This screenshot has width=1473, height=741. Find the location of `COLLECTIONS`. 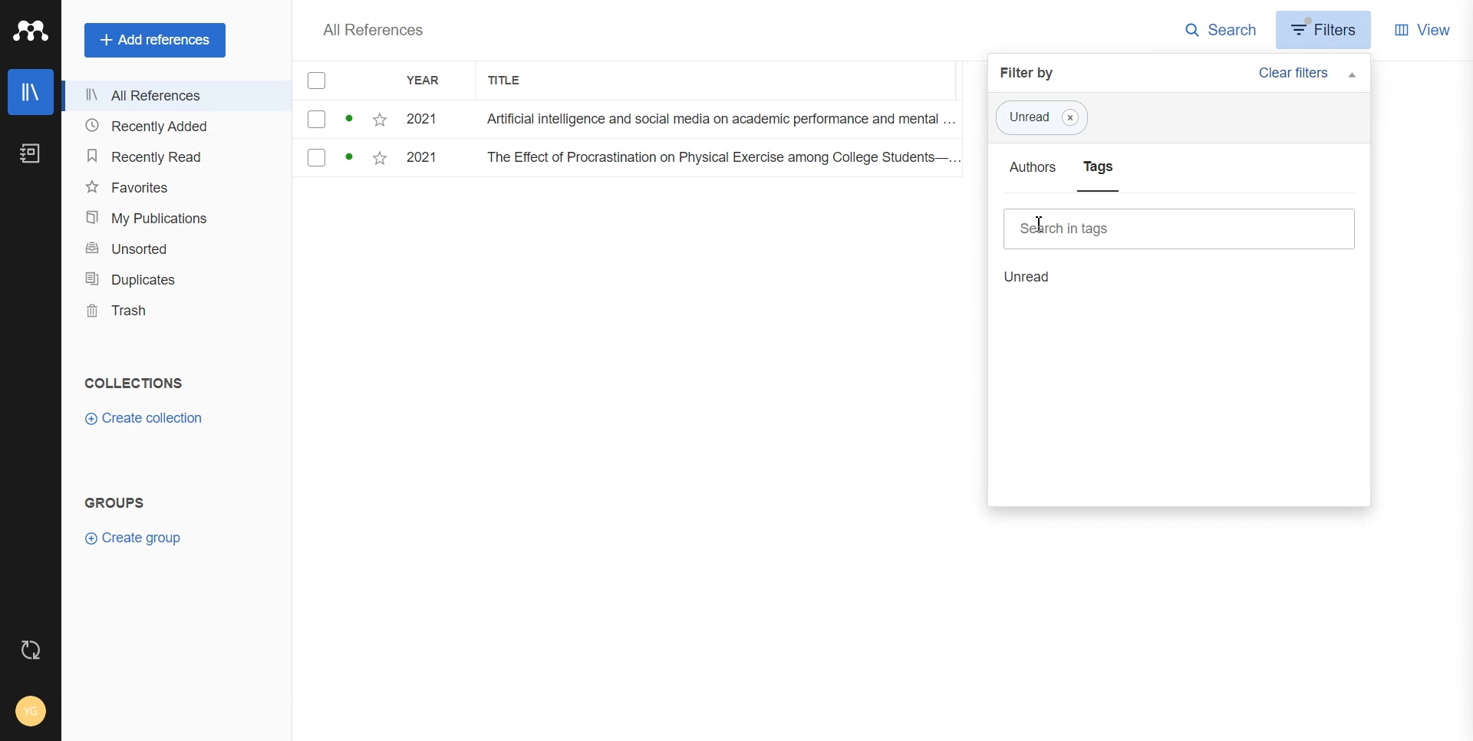

COLLECTIONS is located at coordinates (137, 383).